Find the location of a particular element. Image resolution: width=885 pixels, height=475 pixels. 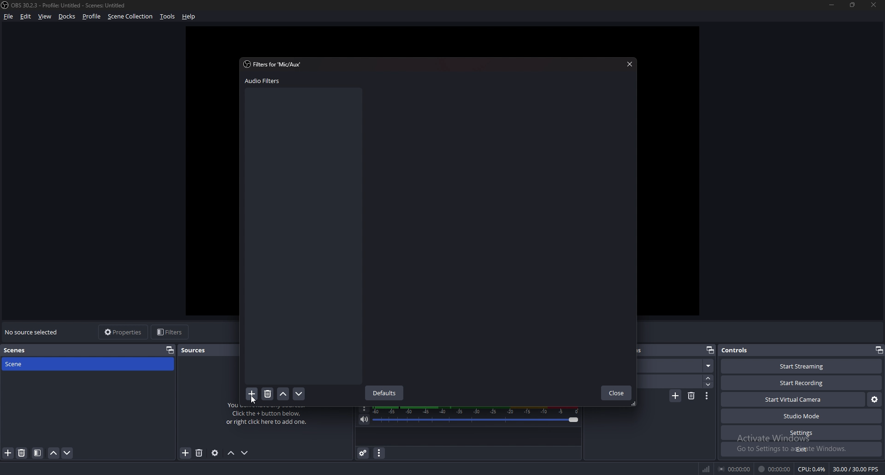

add filter is located at coordinates (251, 393).